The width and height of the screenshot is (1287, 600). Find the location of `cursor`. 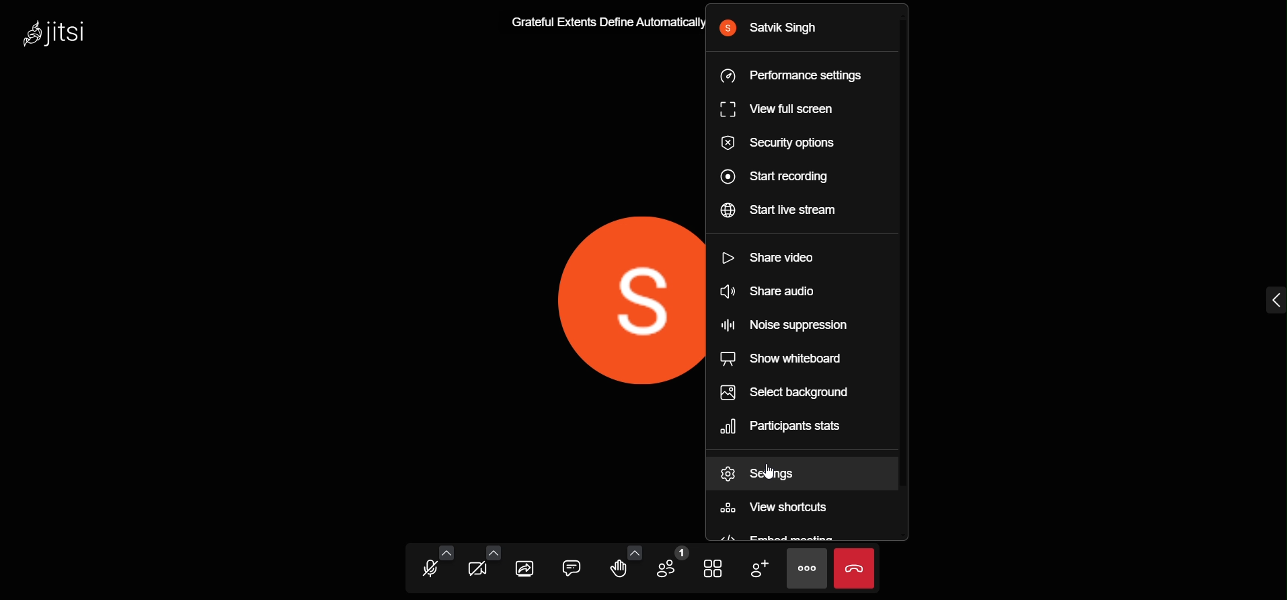

cursor is located at coordinates (778, 470).